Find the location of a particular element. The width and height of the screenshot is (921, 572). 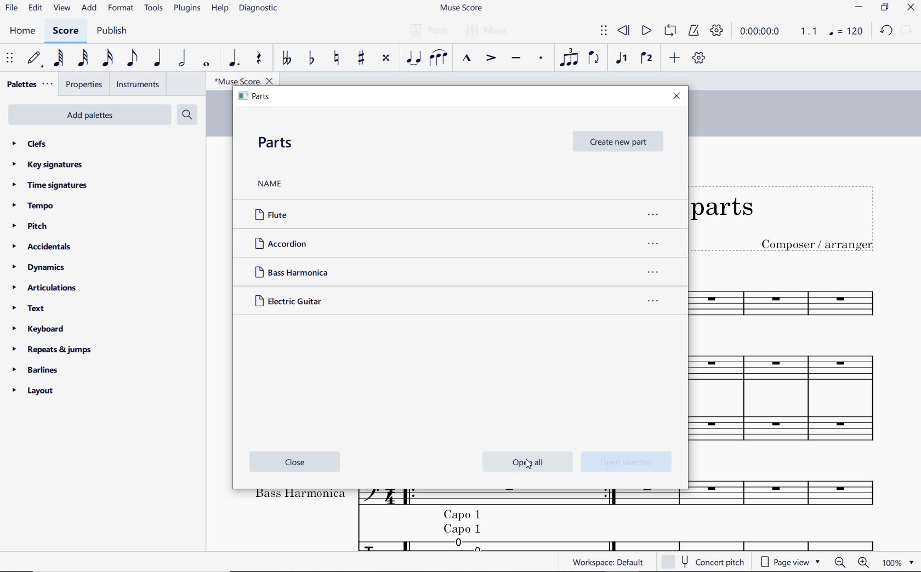

Electric guitar is located at coordinates (602, 544).